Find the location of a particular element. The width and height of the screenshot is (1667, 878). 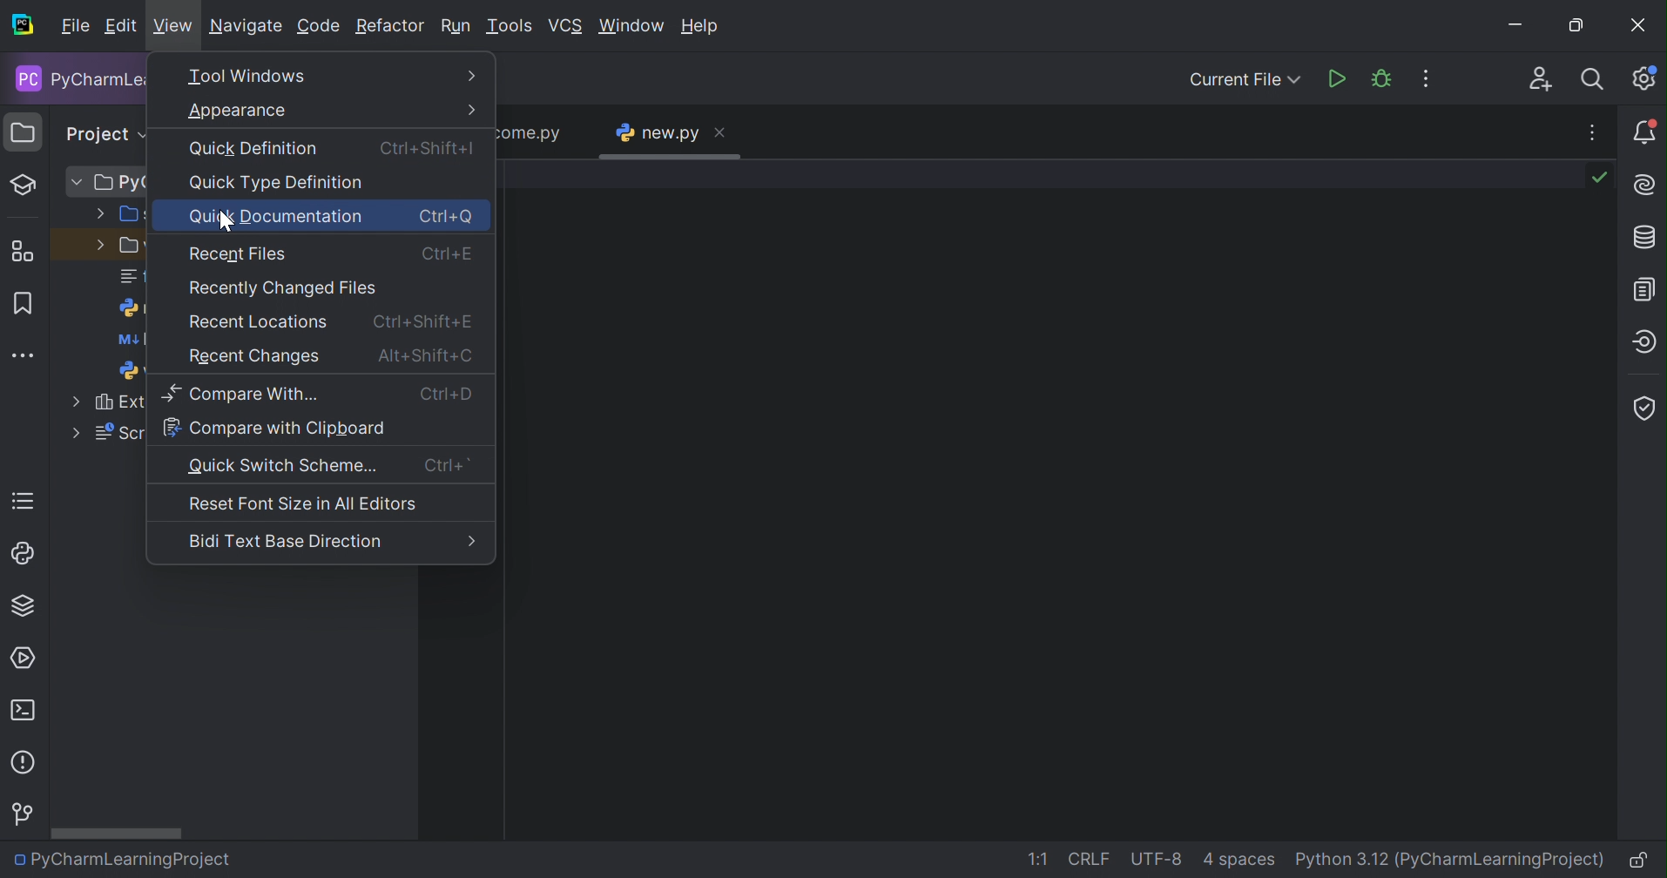

new.py is located at coordinates (129, 308).